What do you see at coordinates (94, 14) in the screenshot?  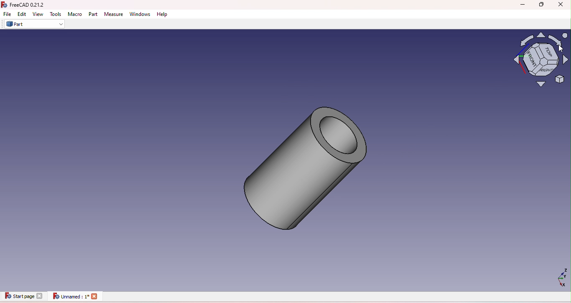 I see `Part` at bounding box center [94, 14].